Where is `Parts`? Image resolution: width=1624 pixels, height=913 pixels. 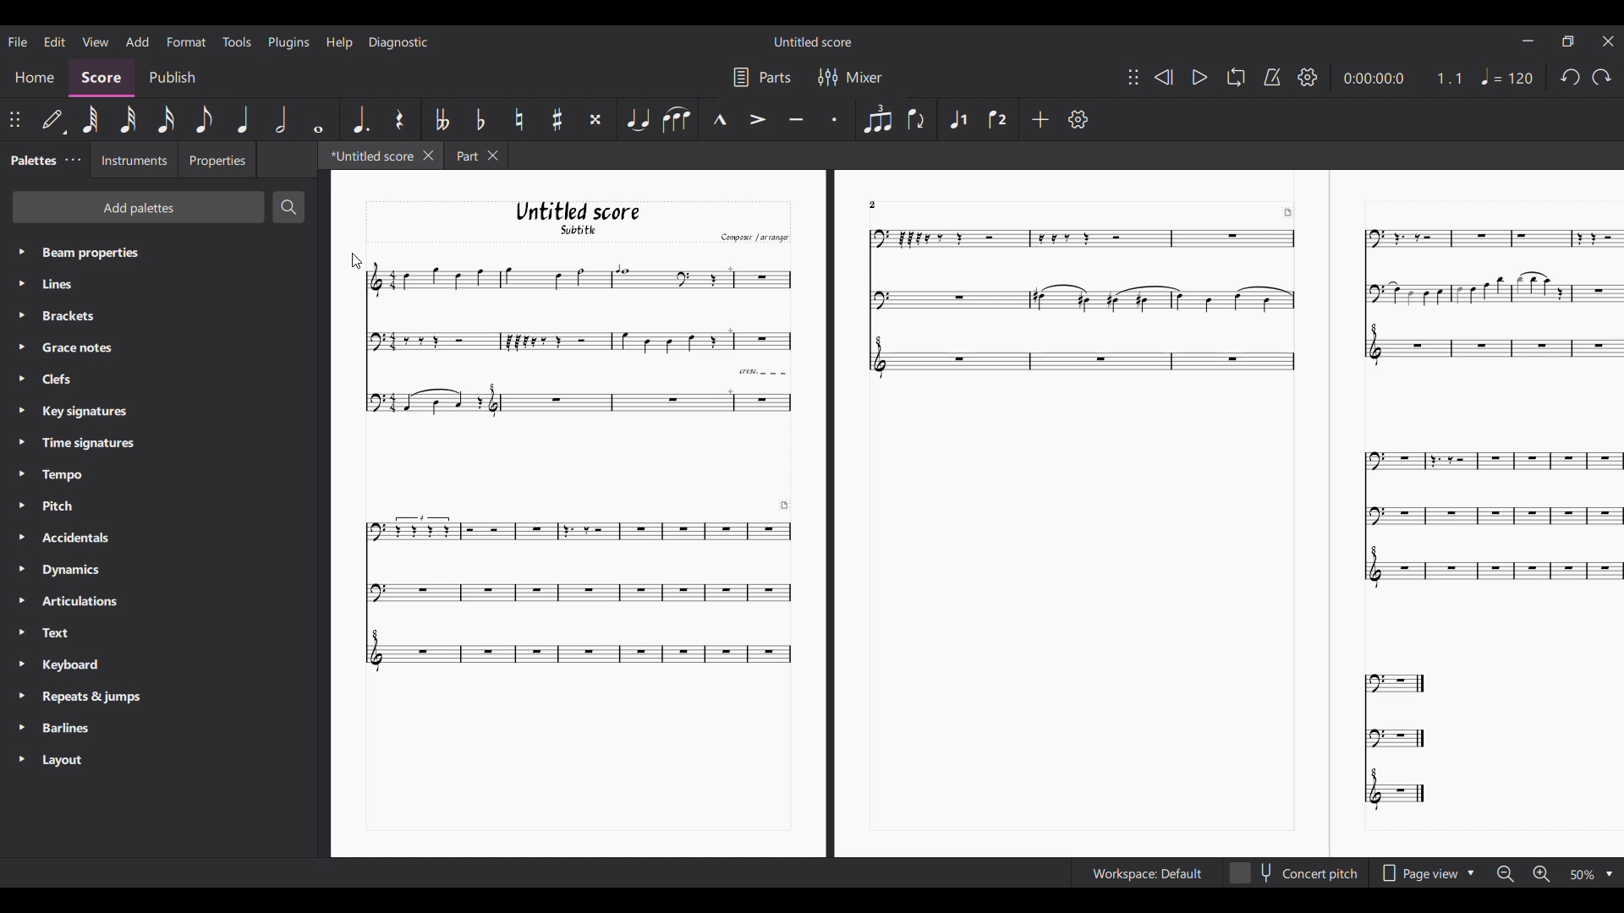 Parts is located at coordinates (776, 77).